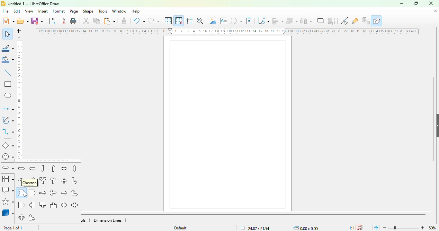 The image size is (439, 231). I want to click on striped right arrow, so click(42, 193).